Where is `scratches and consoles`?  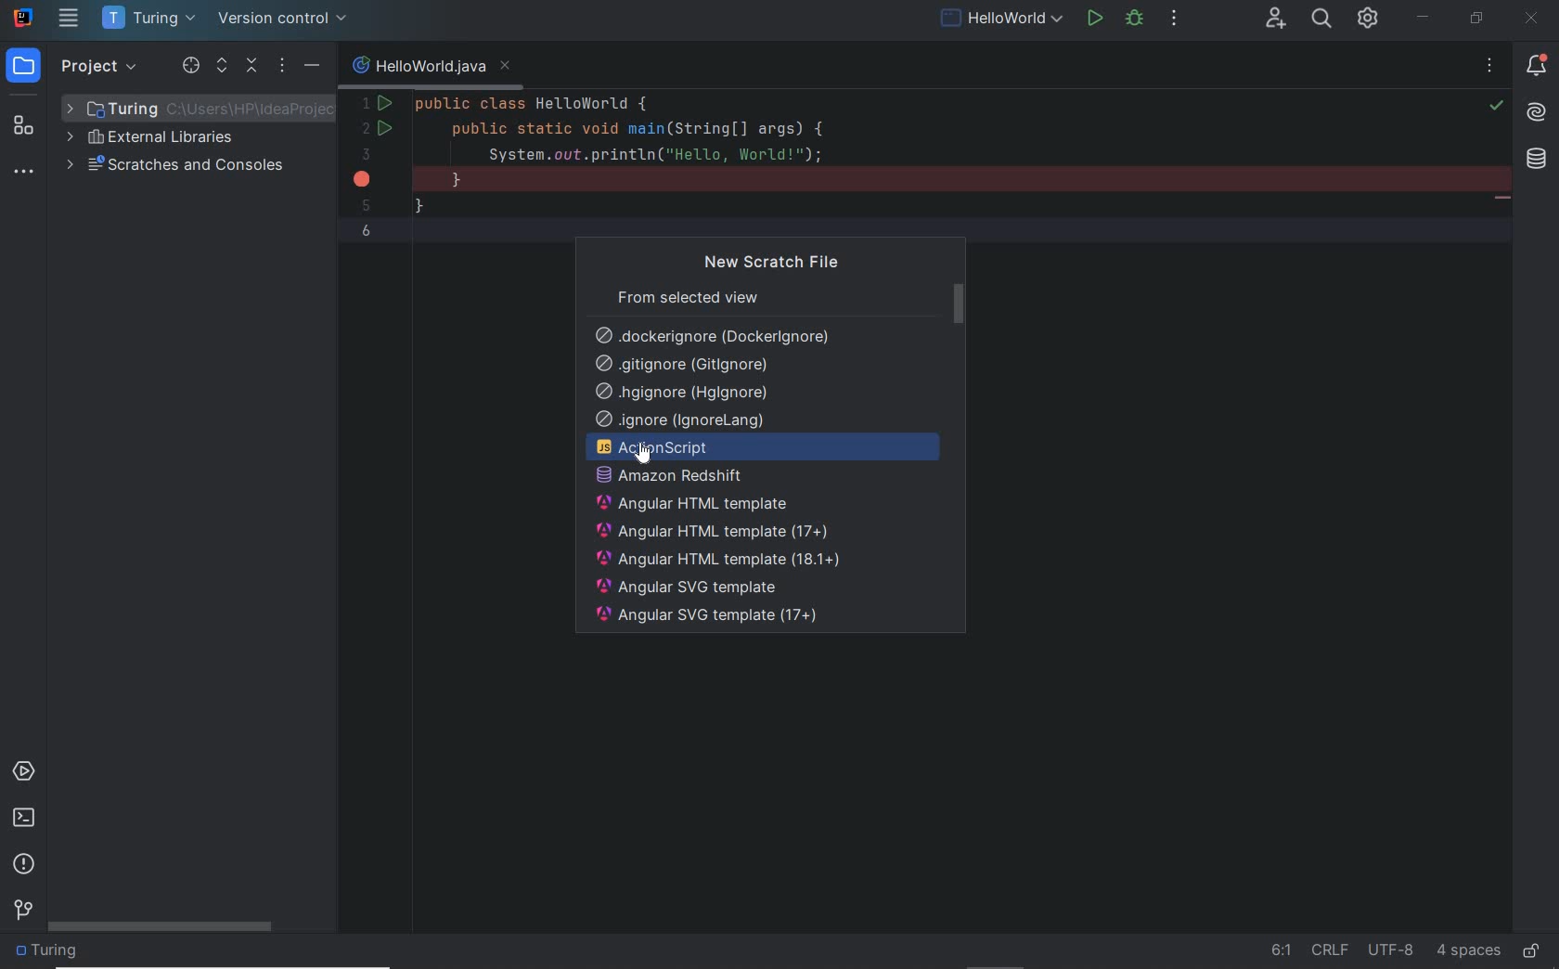
scratches and consoles is located at coordinates (177, 167).